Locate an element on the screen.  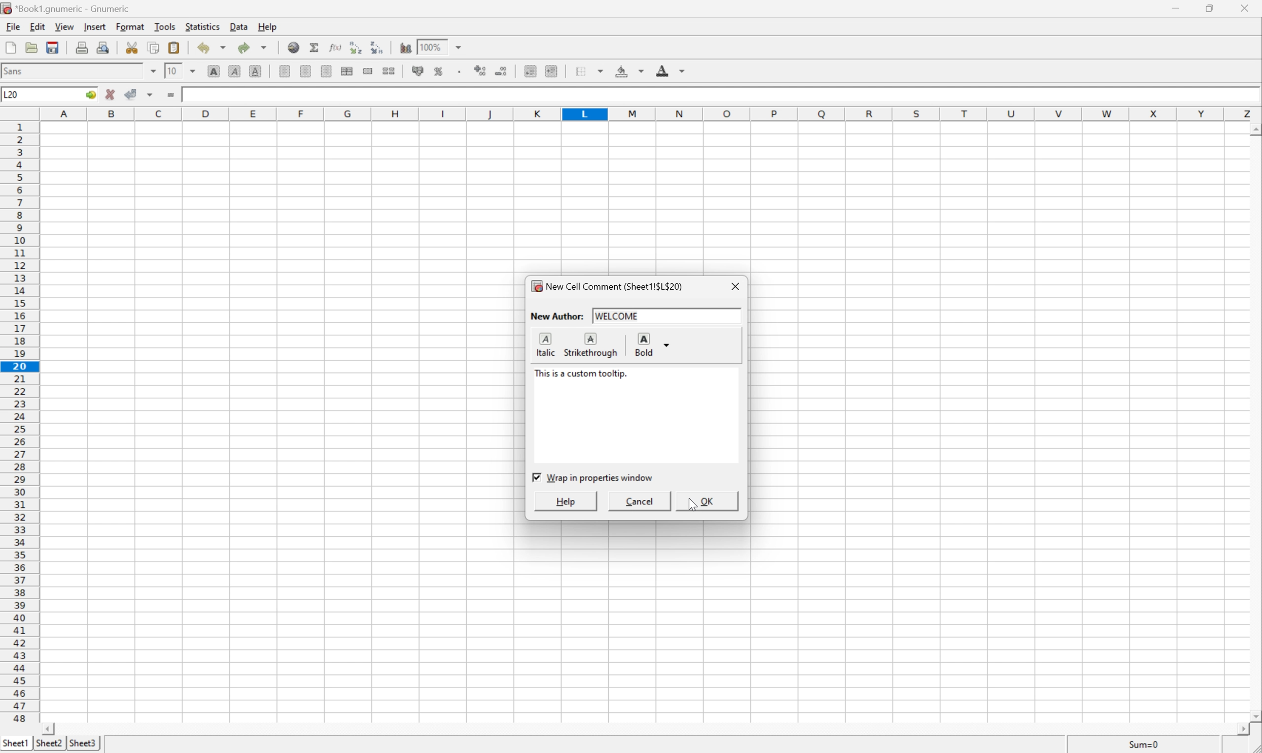
Edit function in current cell is located at coordinates (335, 47).